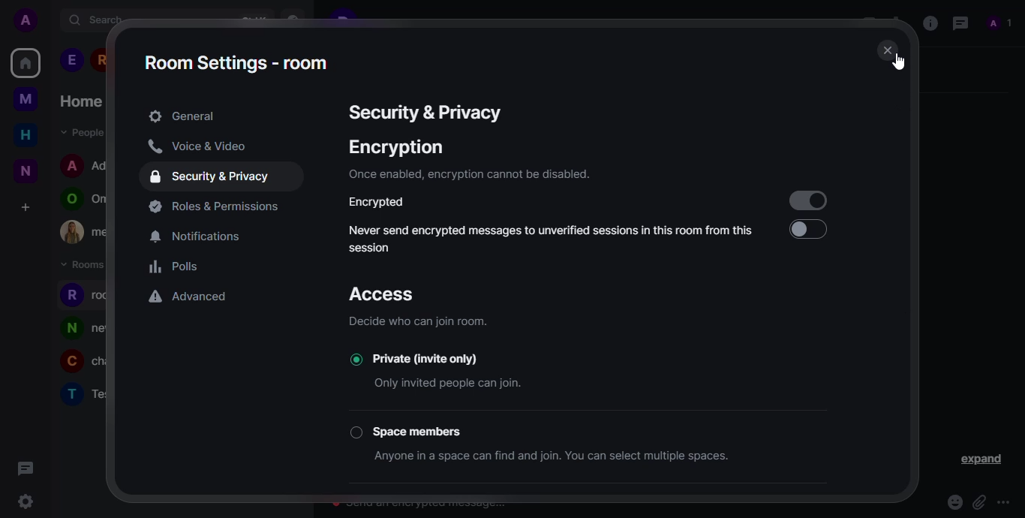 The image size is (1025, 518). Describe the element at coordinates (389, 295) in the screenshot. I see `access` at that location.